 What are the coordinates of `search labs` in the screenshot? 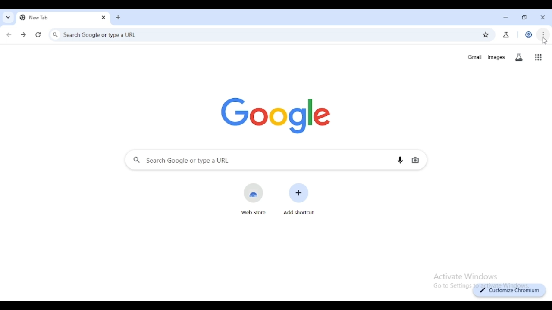 It's located at (505, 35).